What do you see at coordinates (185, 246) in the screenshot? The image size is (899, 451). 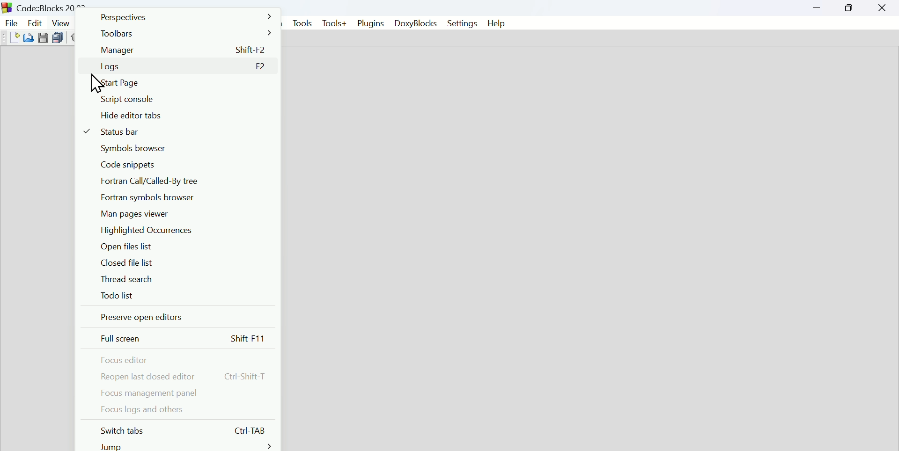 I see `Open file list` at bounding box center [185, 246].